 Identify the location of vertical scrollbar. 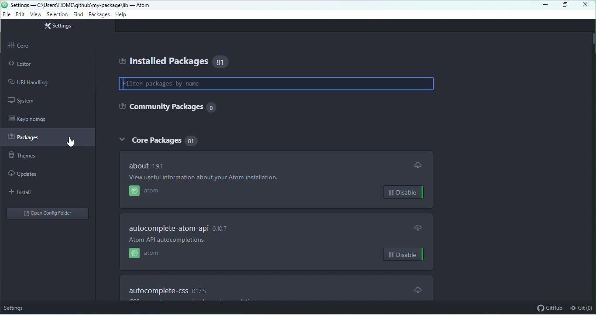
(592, 39).